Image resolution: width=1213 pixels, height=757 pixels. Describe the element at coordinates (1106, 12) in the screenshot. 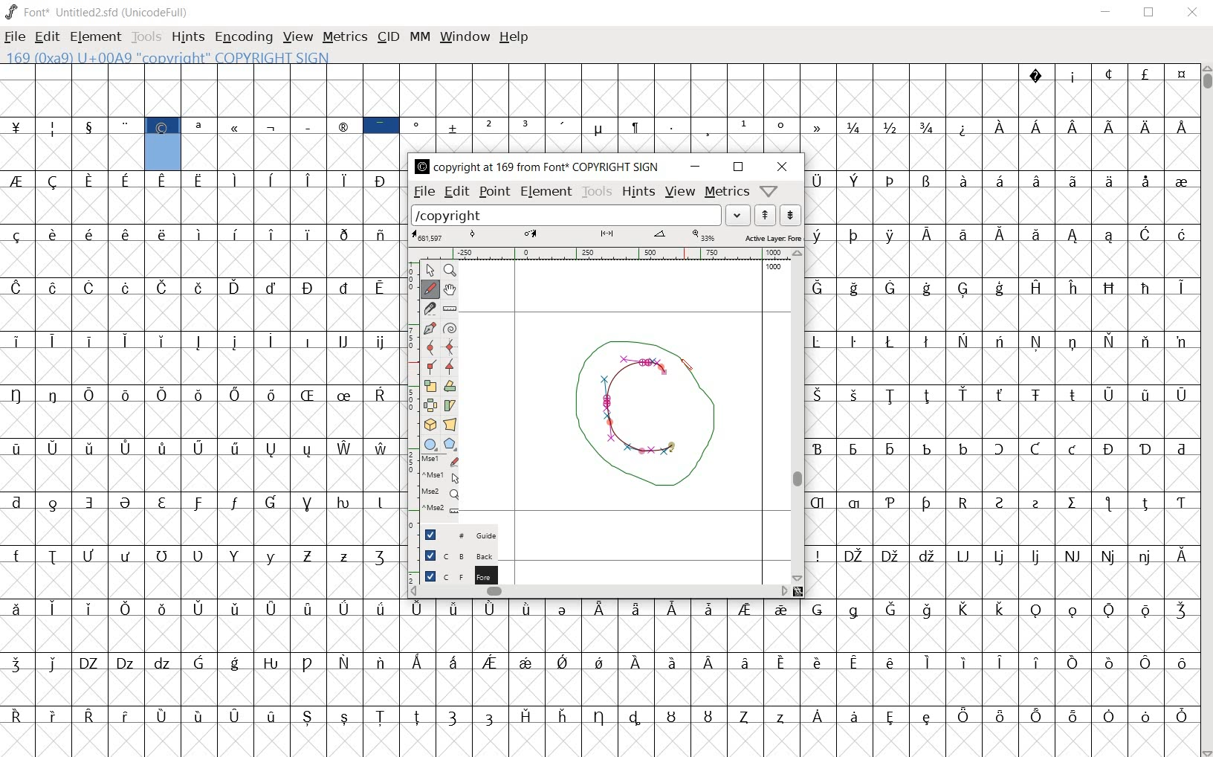

I see `minimize` at that location.